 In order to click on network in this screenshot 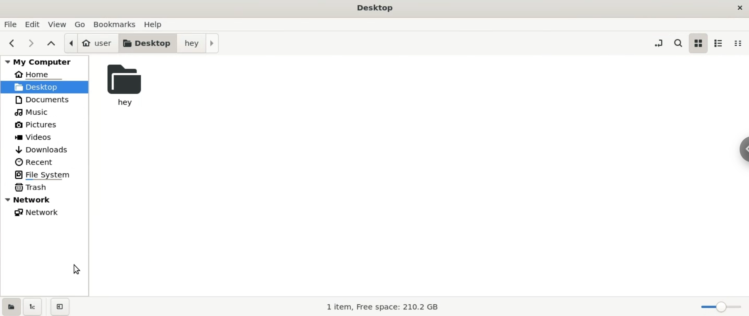, I will do `click(39, 215)`.